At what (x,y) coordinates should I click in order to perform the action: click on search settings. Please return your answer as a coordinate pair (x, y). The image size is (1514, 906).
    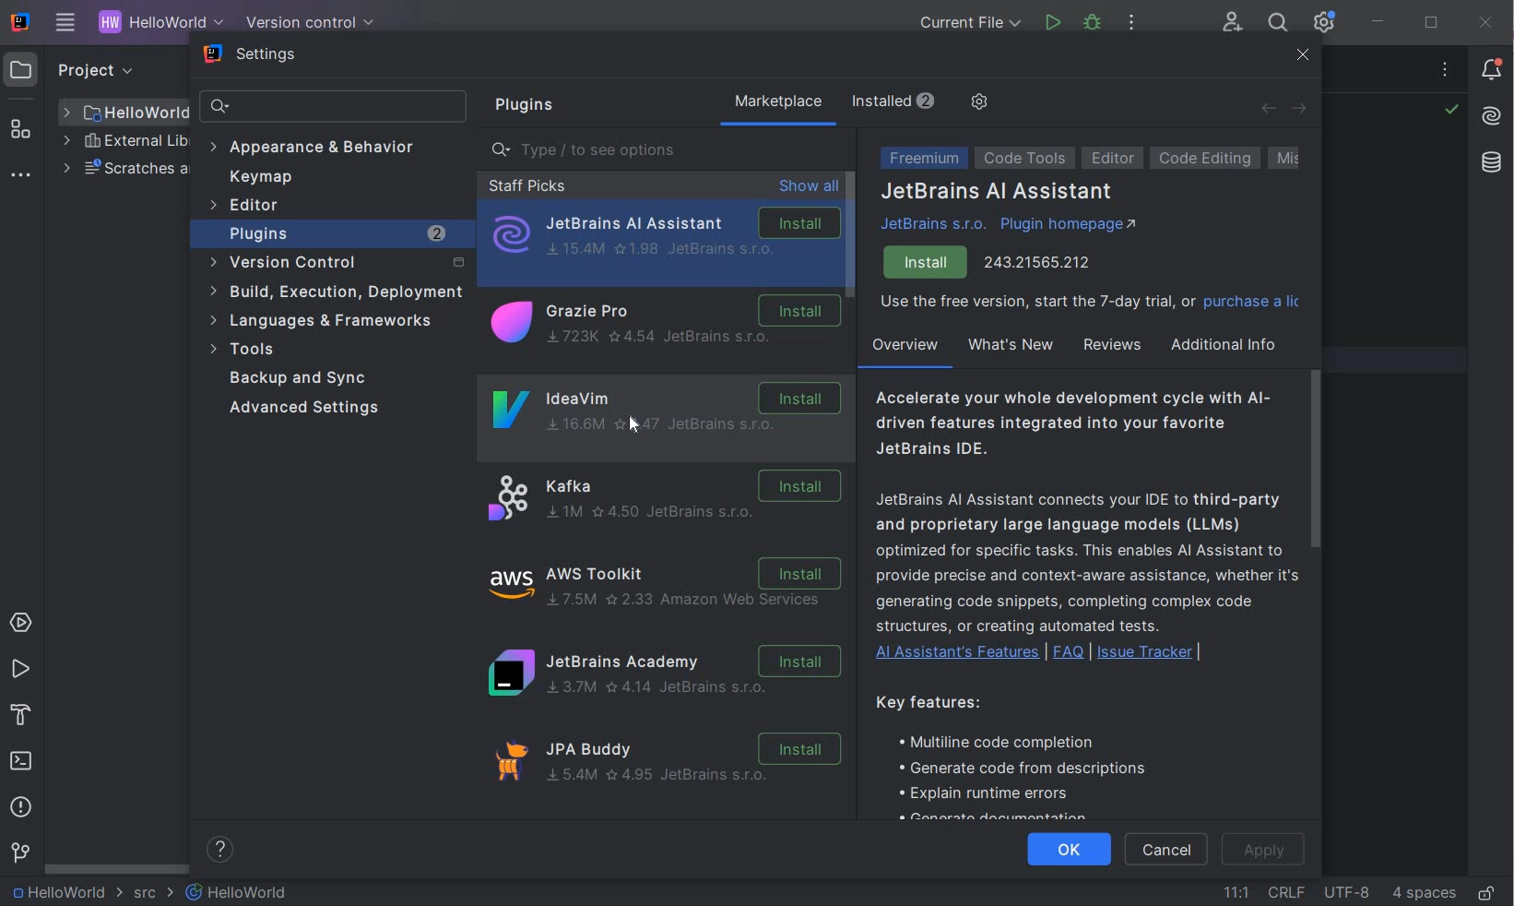
    Looking at the image, I should click on (336, 107).